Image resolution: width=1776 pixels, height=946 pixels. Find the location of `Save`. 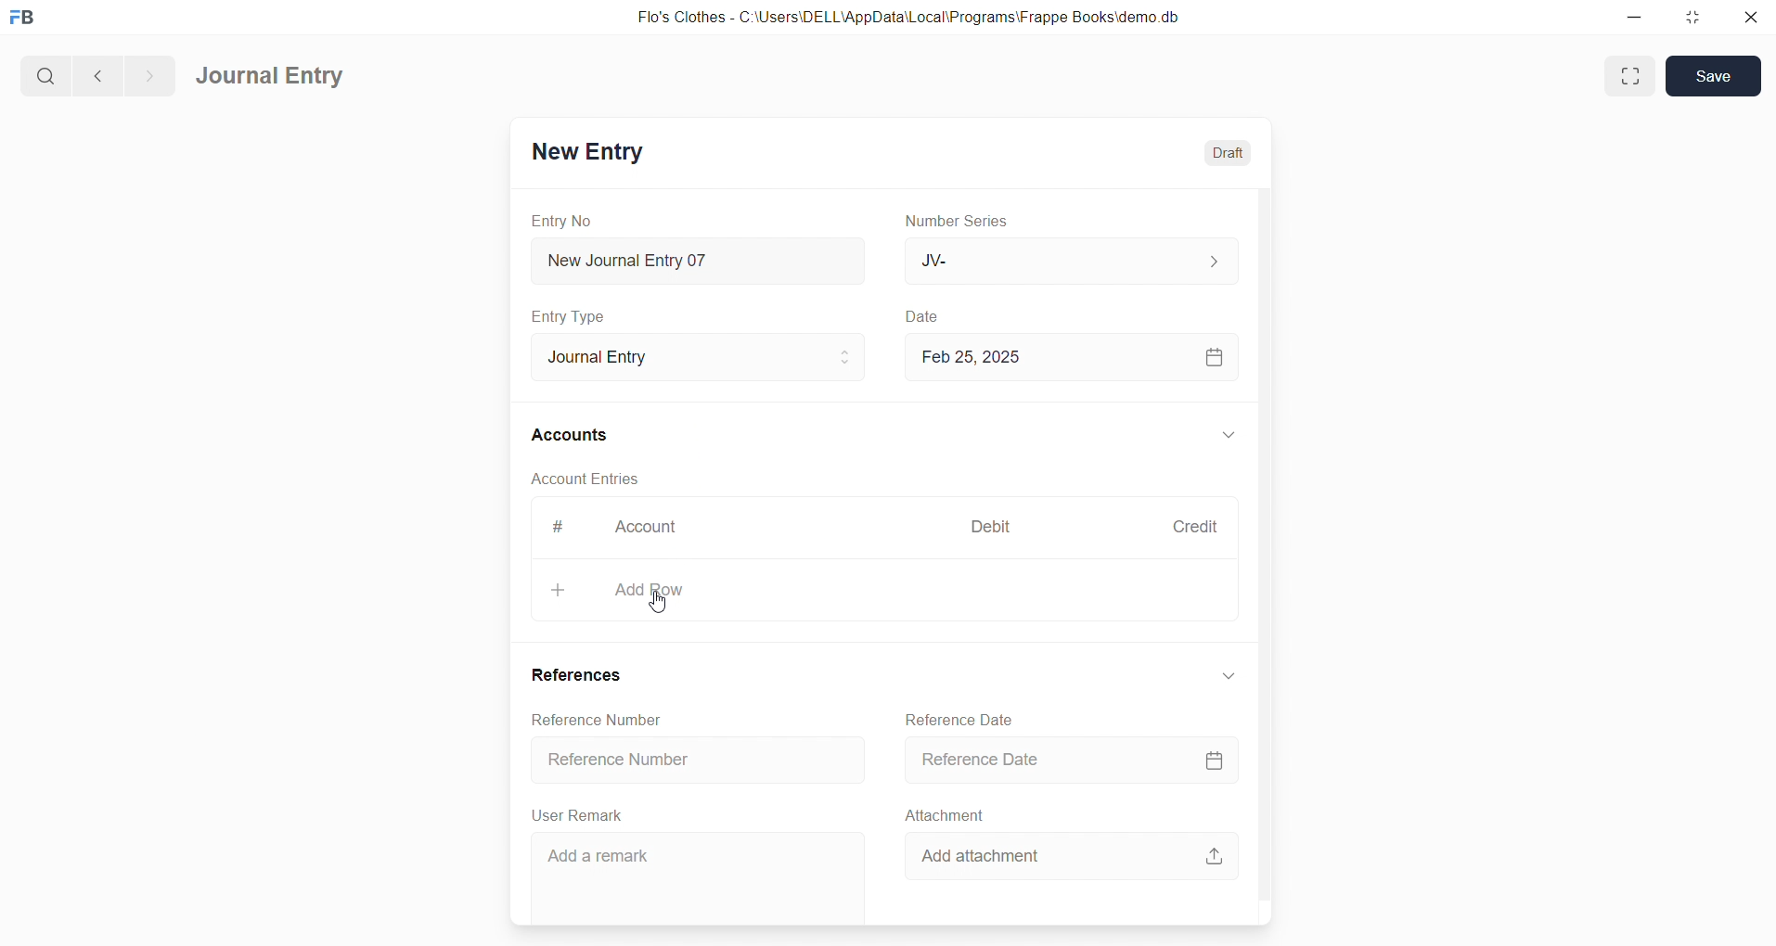

Save is located at coordinates (1714, 76).